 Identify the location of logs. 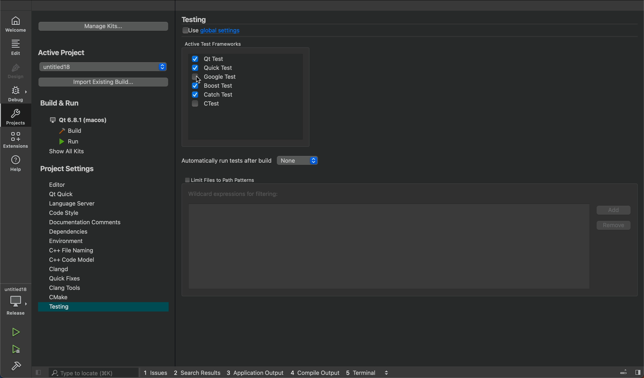
(266, 374).